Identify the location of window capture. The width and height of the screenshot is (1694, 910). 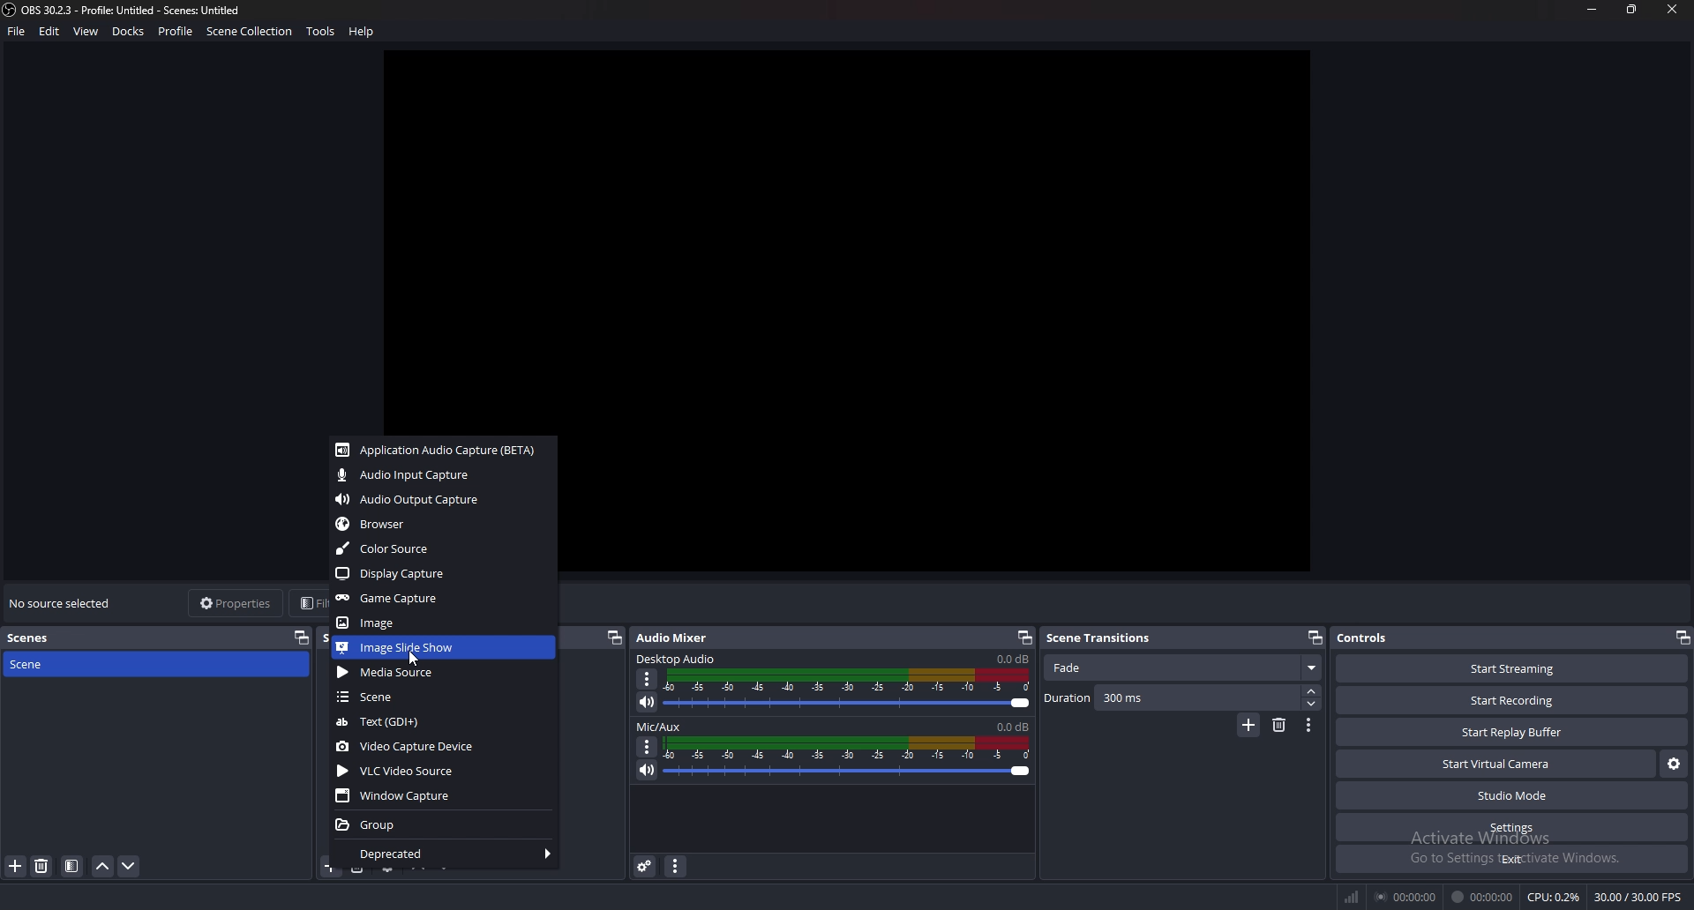
(446, 795).